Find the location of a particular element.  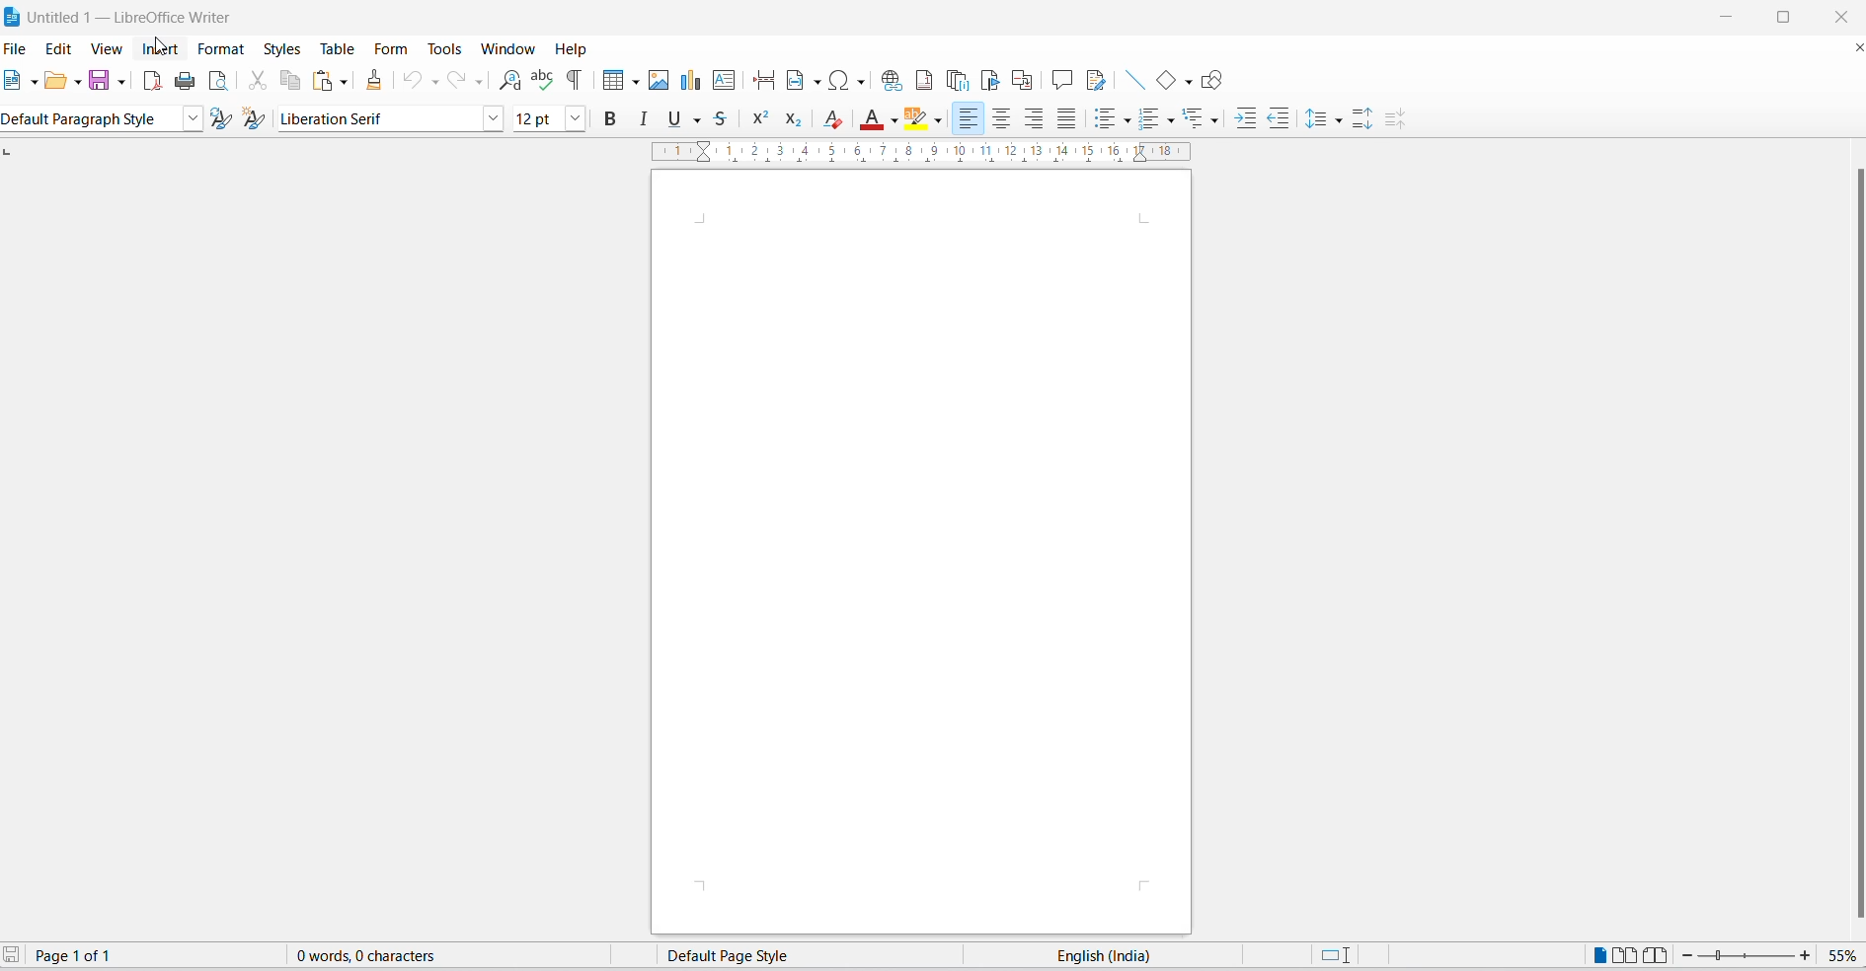

insert comments is located at coordinates (1063, 79).